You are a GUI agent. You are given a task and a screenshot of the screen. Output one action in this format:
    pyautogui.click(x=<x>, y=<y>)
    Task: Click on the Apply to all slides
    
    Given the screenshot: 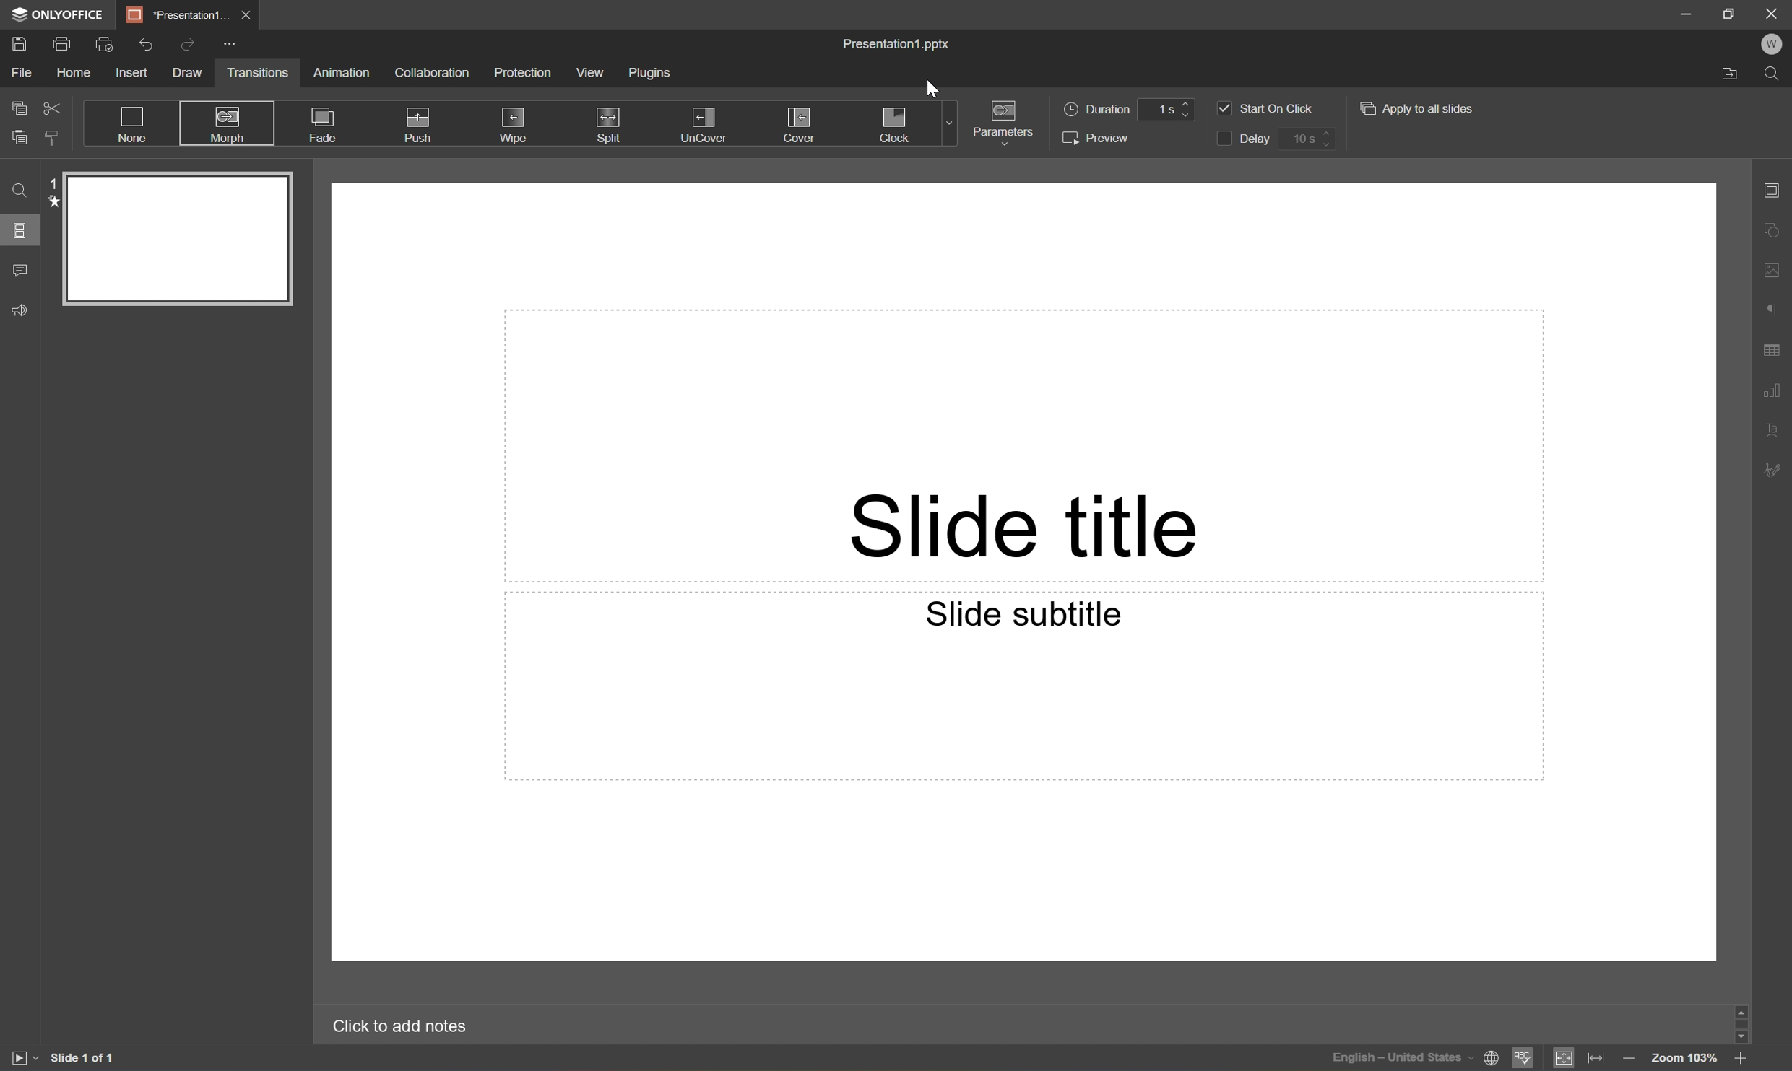 What is the action you would take?
    pyautogui.click(x=1418, y=109)
    